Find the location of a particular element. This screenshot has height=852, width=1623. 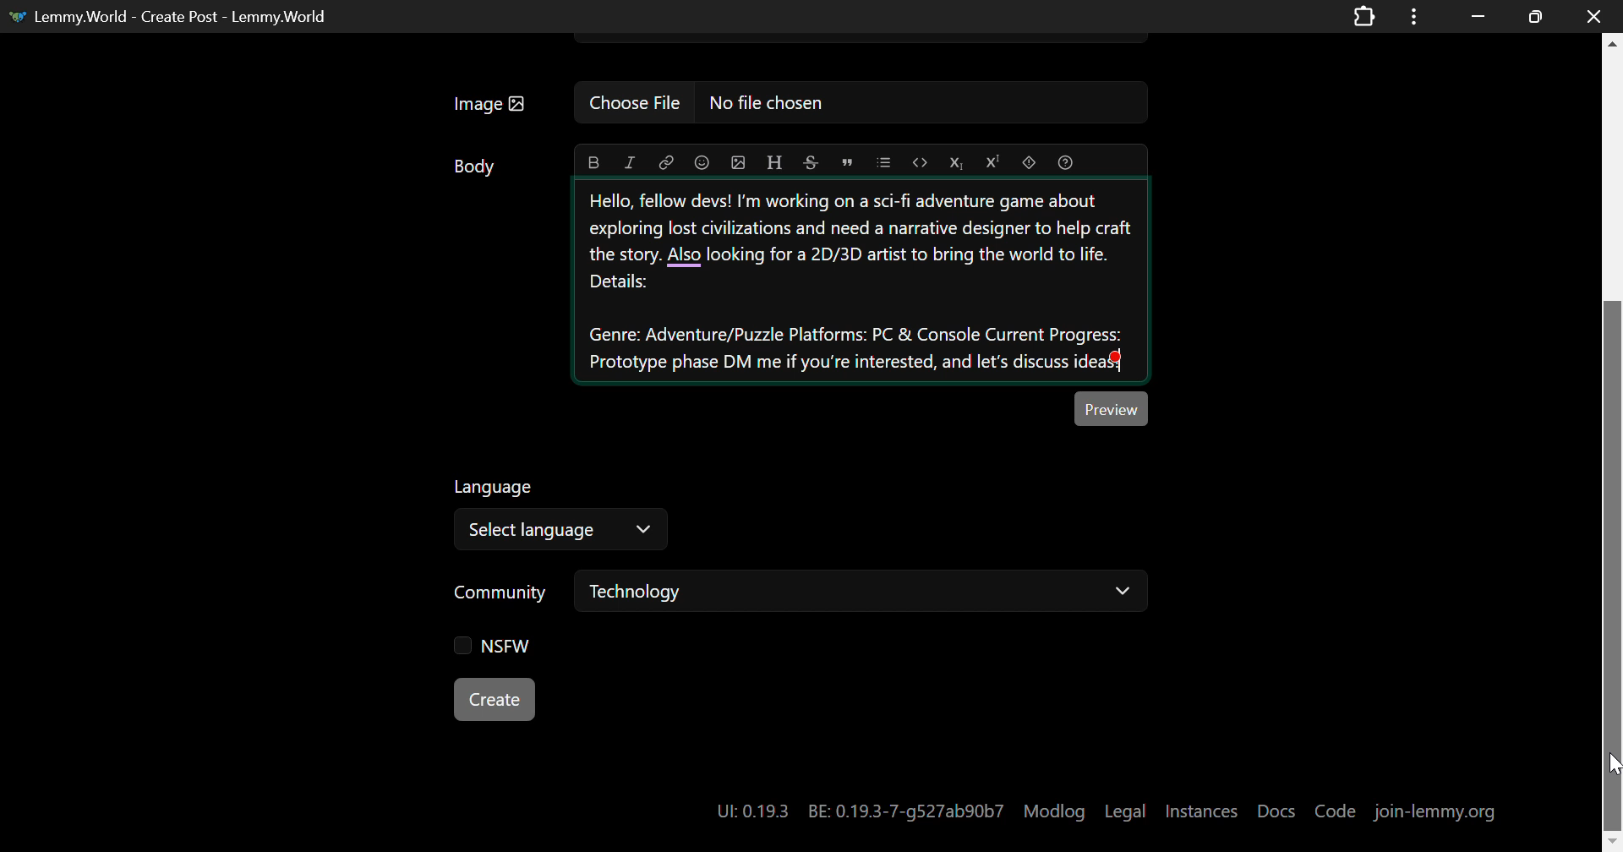

link is located at coordinates (666, 162).